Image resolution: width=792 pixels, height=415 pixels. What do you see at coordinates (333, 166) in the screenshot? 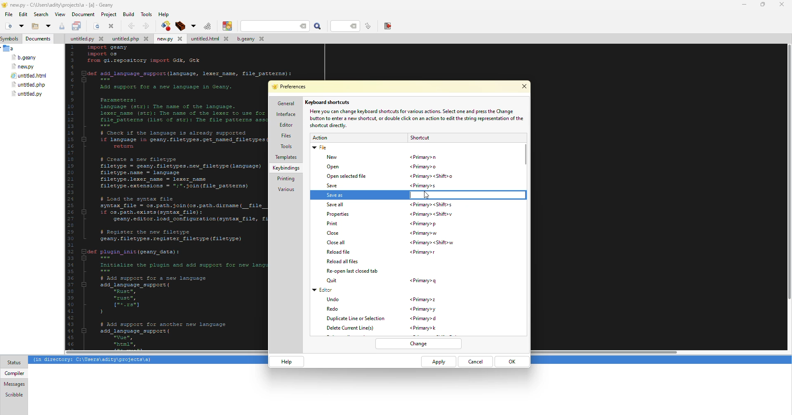
I see `open` at bounding box center [333, 166].